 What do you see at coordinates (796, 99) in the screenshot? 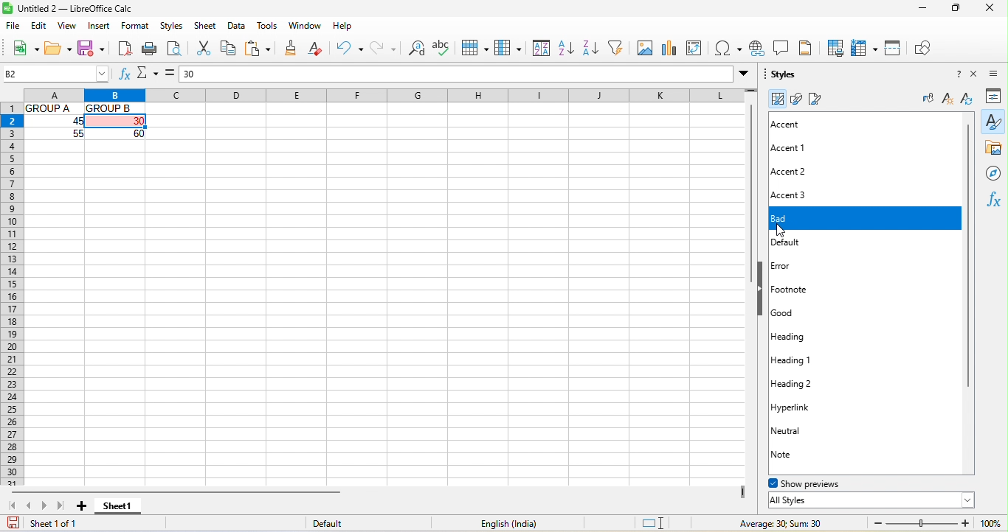
I see `drawing style` at bounding box center [796, 99].